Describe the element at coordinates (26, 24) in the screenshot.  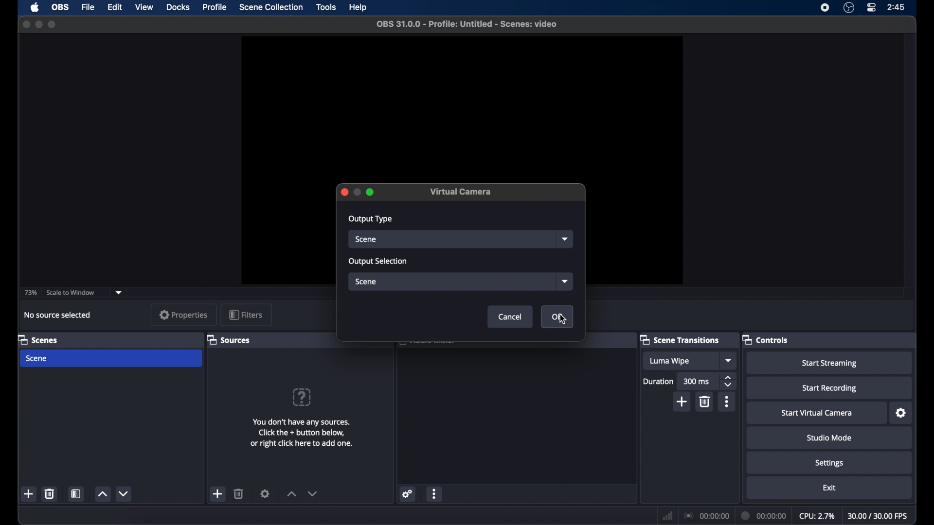
I see `close` at that location.